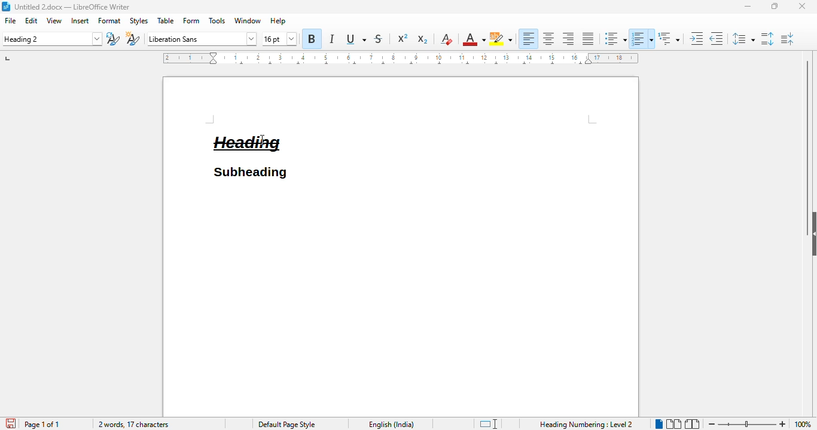 The image size is (817, 430). I want to click on insert, so click(80, 20).